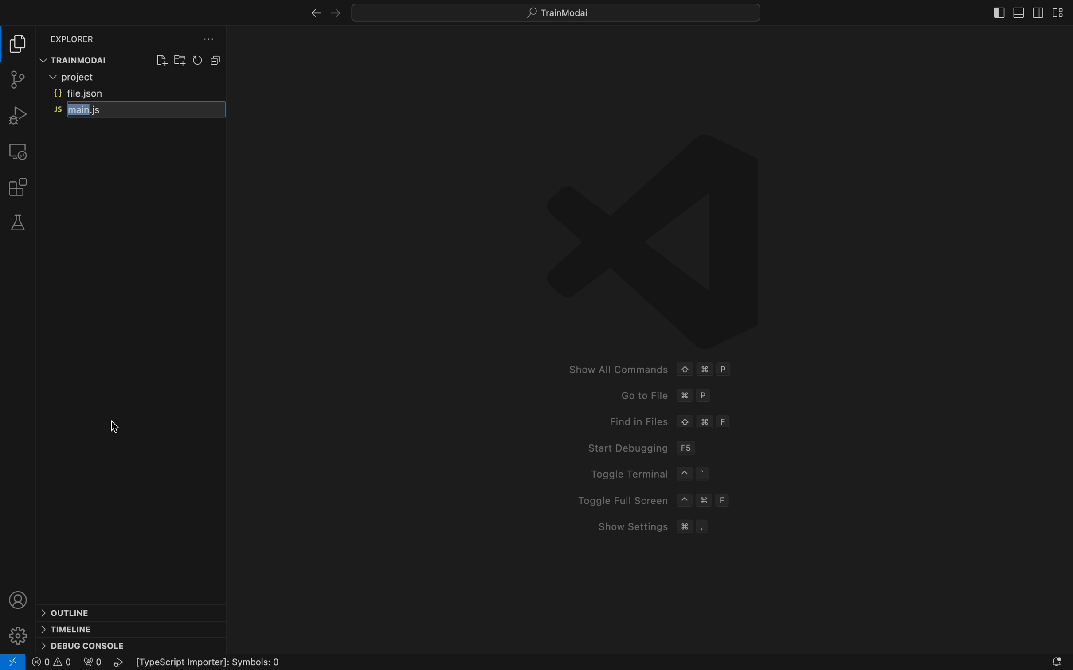 This screenshot has width=1073, height=670. What do you see at coordinates (20, 44) in the screenshot?
I see `file explore` at bounding box center [20, 44].